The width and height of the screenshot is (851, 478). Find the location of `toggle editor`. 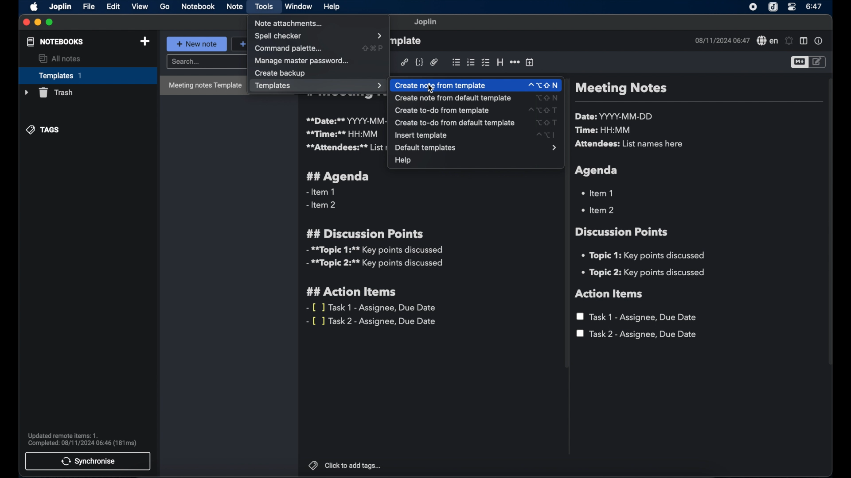

toggle editor is located at coordinates (818, 62).